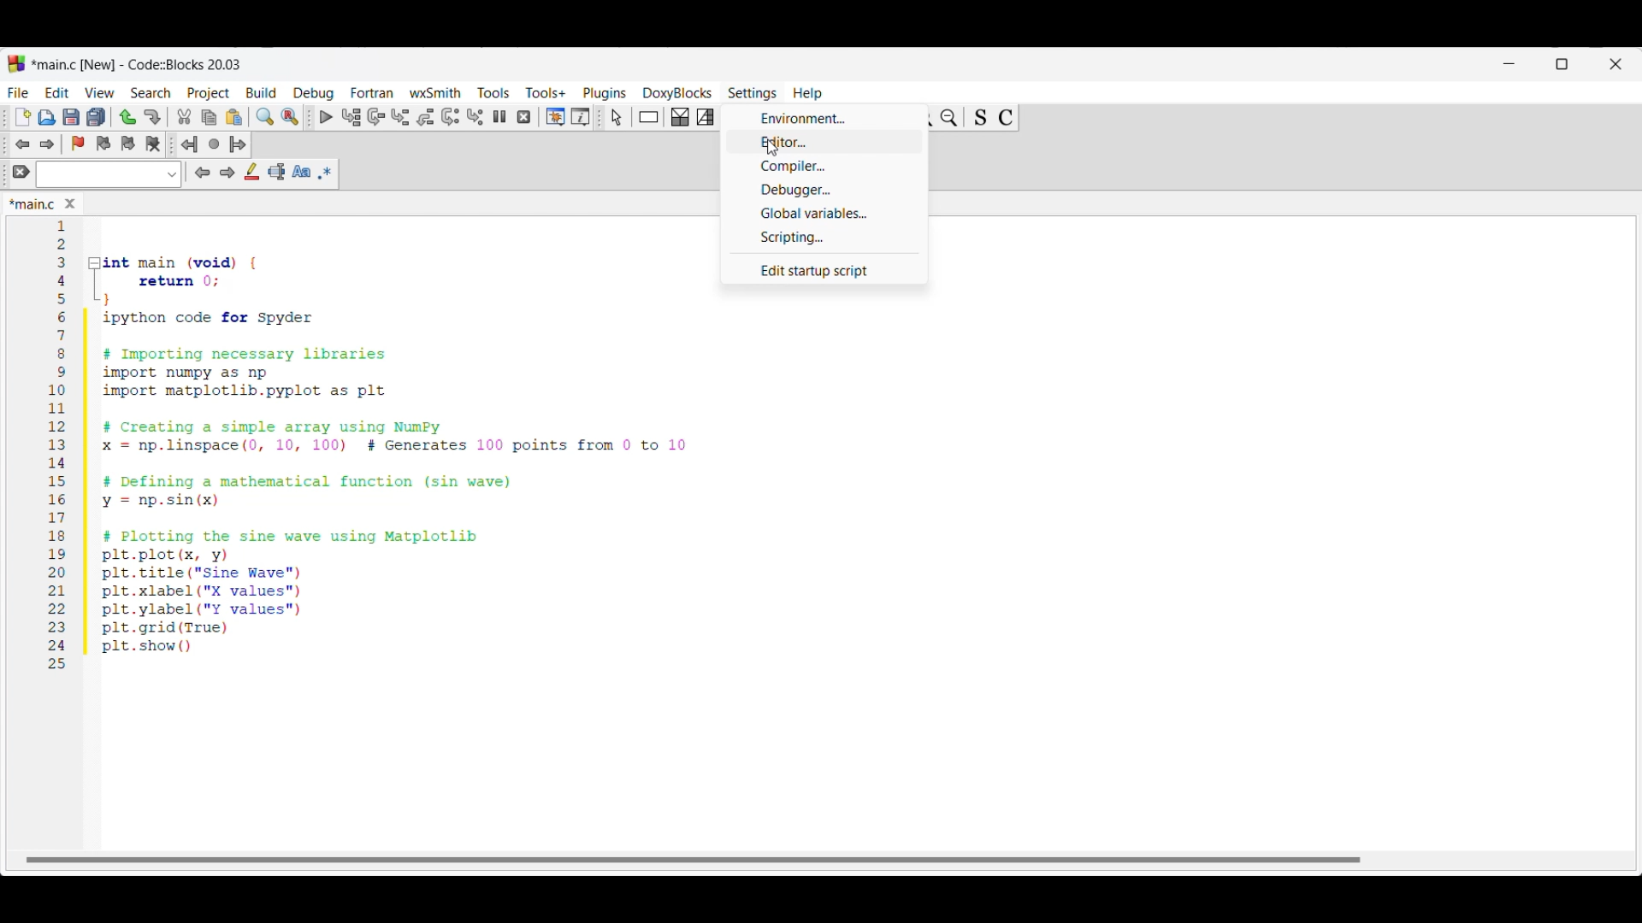  What do you see at coordinates (400, 117) in the screenshot?
I see `Step into` at bounding box center [400, 117].